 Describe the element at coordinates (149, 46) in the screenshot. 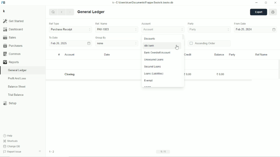

I see `idbi bank` at that location.